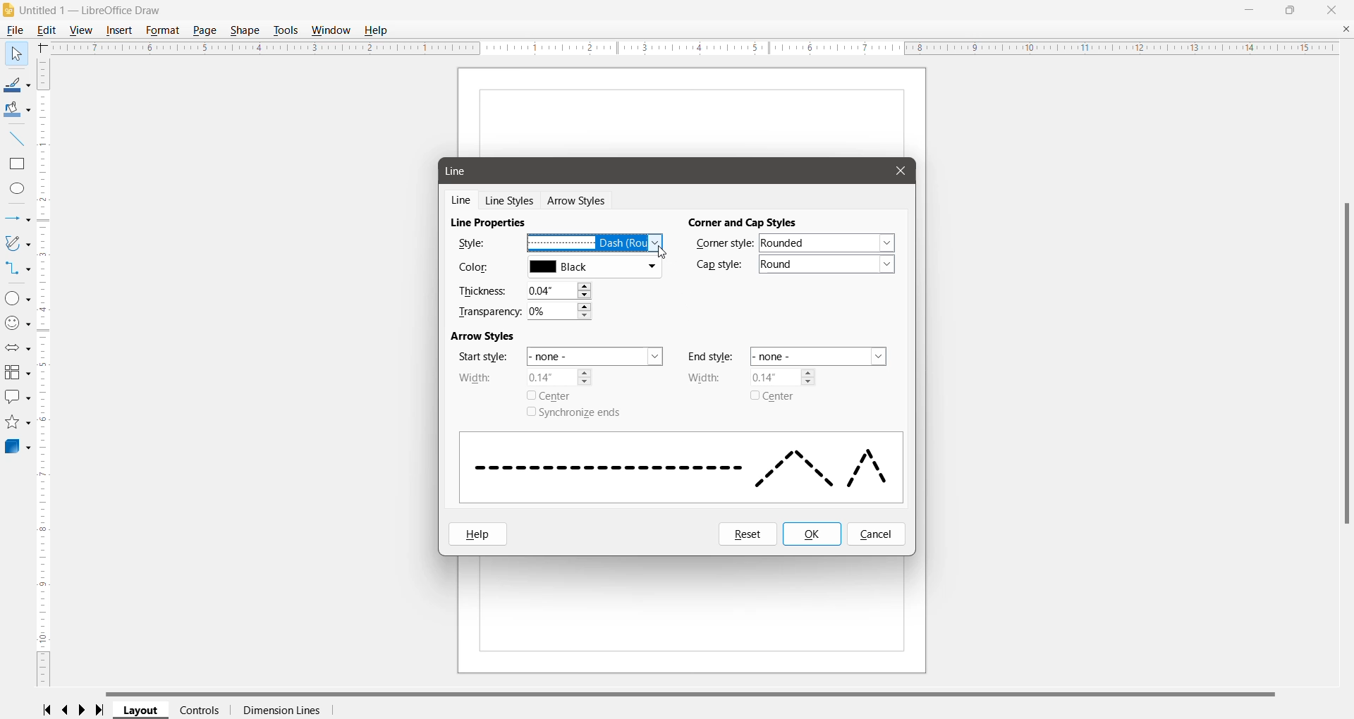 The width and height of the screenshot is (1354, 719). What do you see at coordinates (484, 335) in the screenshot?
I see `Arrow Styles` at bounding box center [484, 335].